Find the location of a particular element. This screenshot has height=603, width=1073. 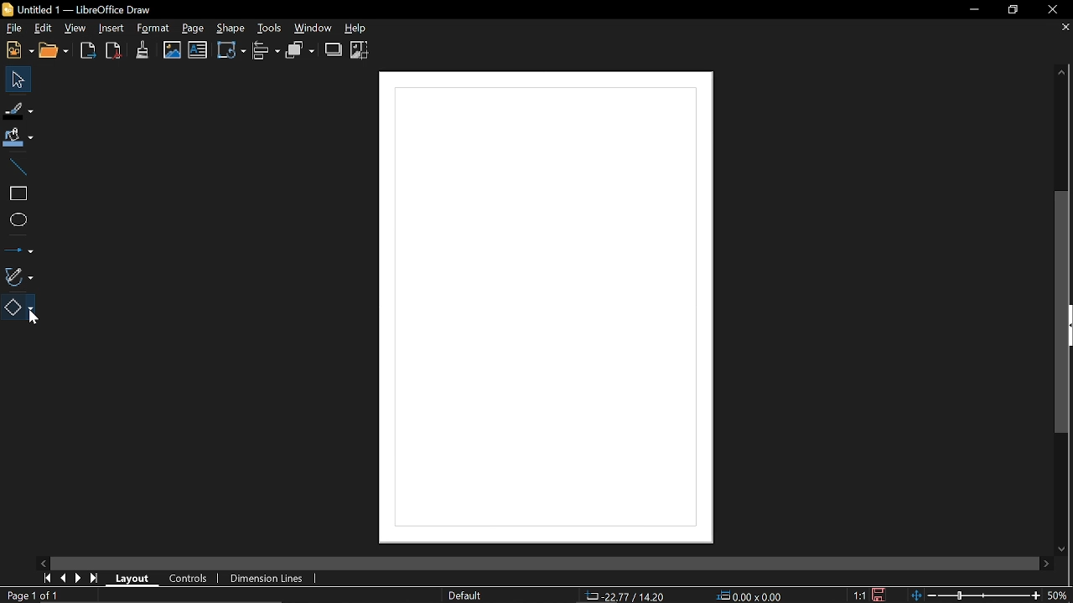

Tools is located at coordinates (267, 27).